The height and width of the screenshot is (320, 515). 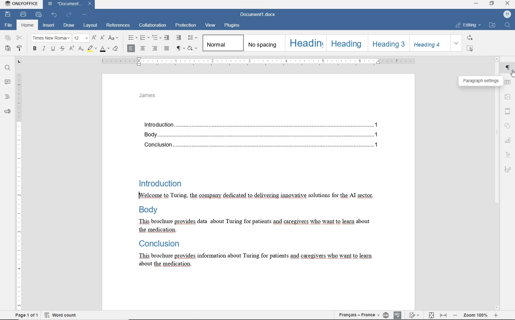 I want to click on heading 1, so click(x=305, y=43).